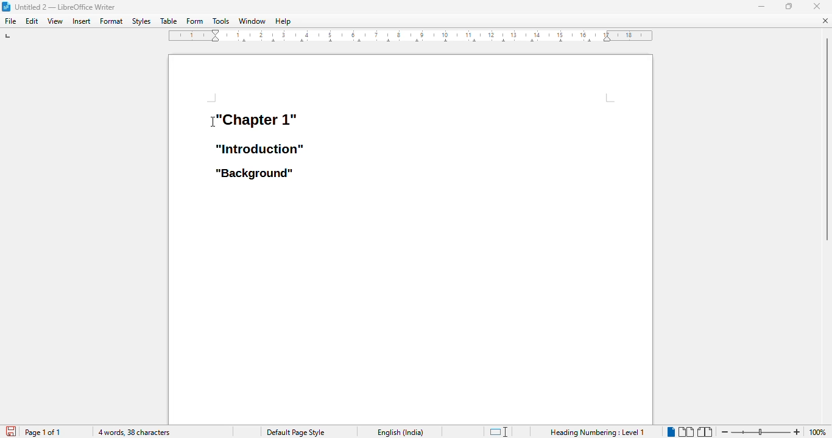 Image resolution: width=832 pixels, height=438 pixels. What do you see at coordinates (411, 35) in the screenshot?
I see `ruler` at bounding box center [411, 35].